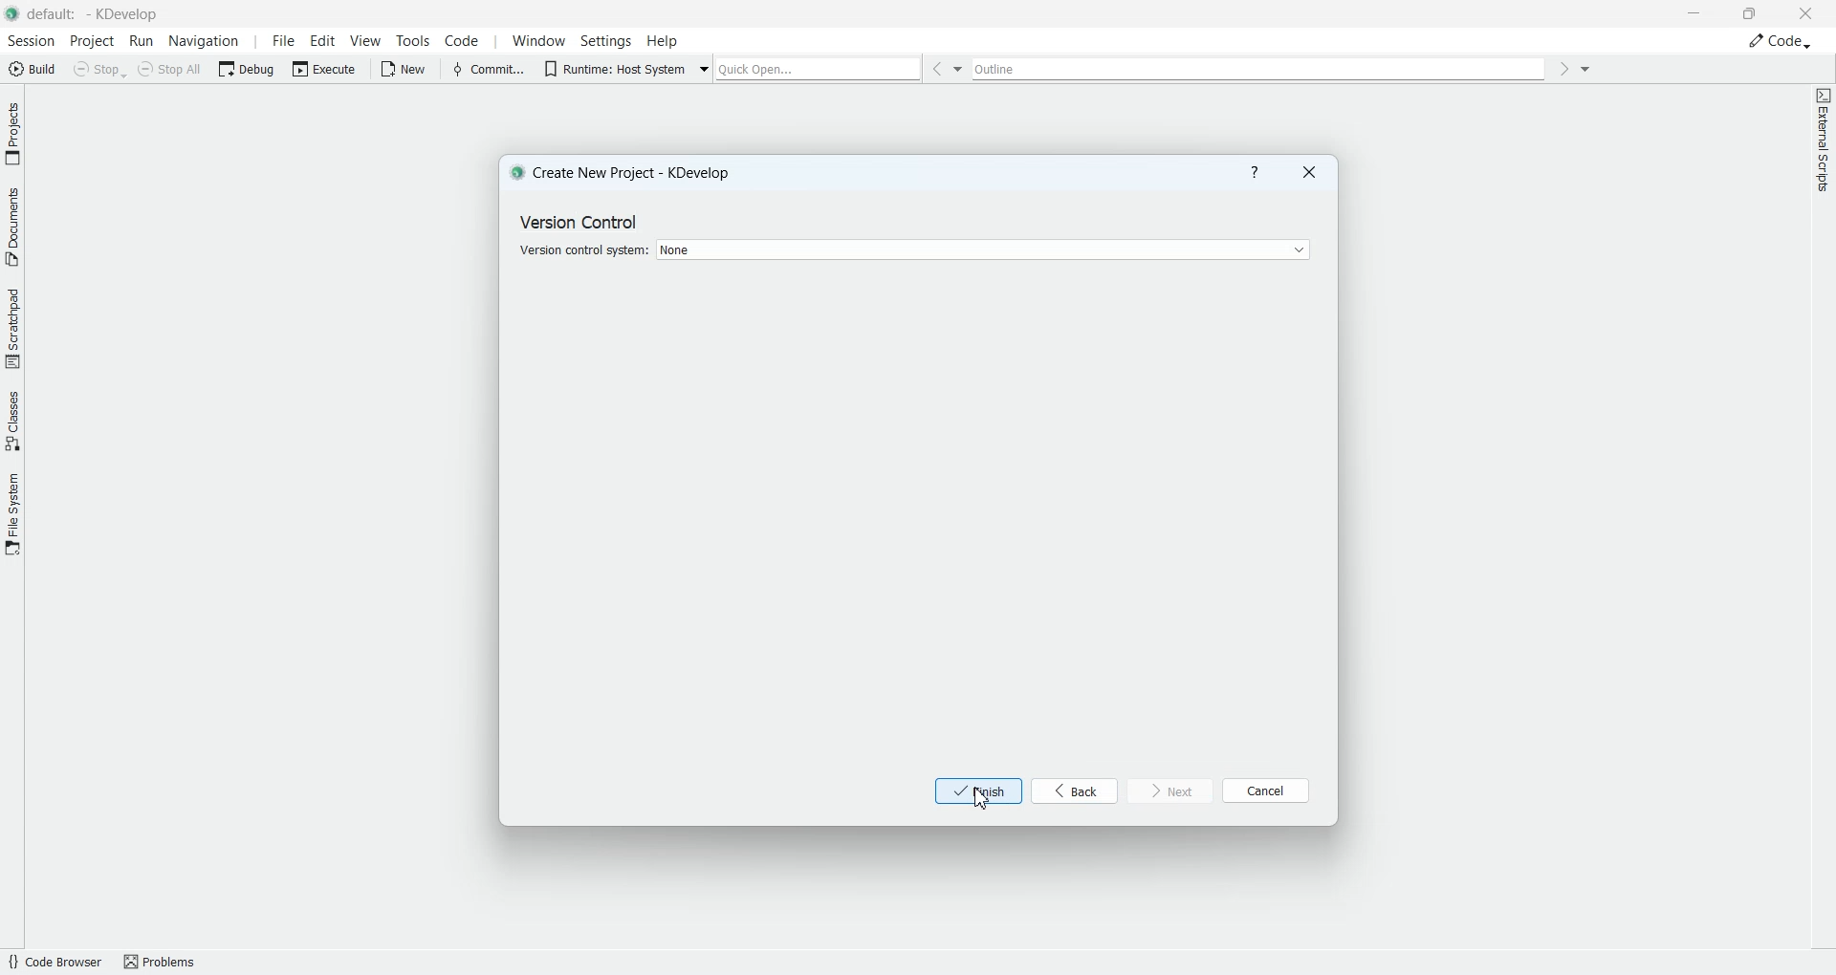  Describe the element at coordinates (1262, 69) in the screenshot. I see `Outline` at that location.